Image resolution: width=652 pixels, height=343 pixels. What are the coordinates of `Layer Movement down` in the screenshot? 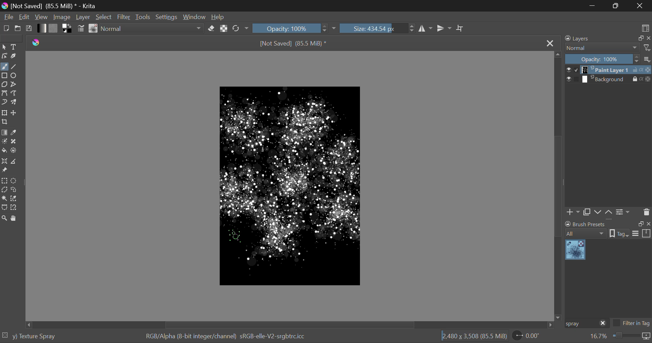 It's located at (598, 213).